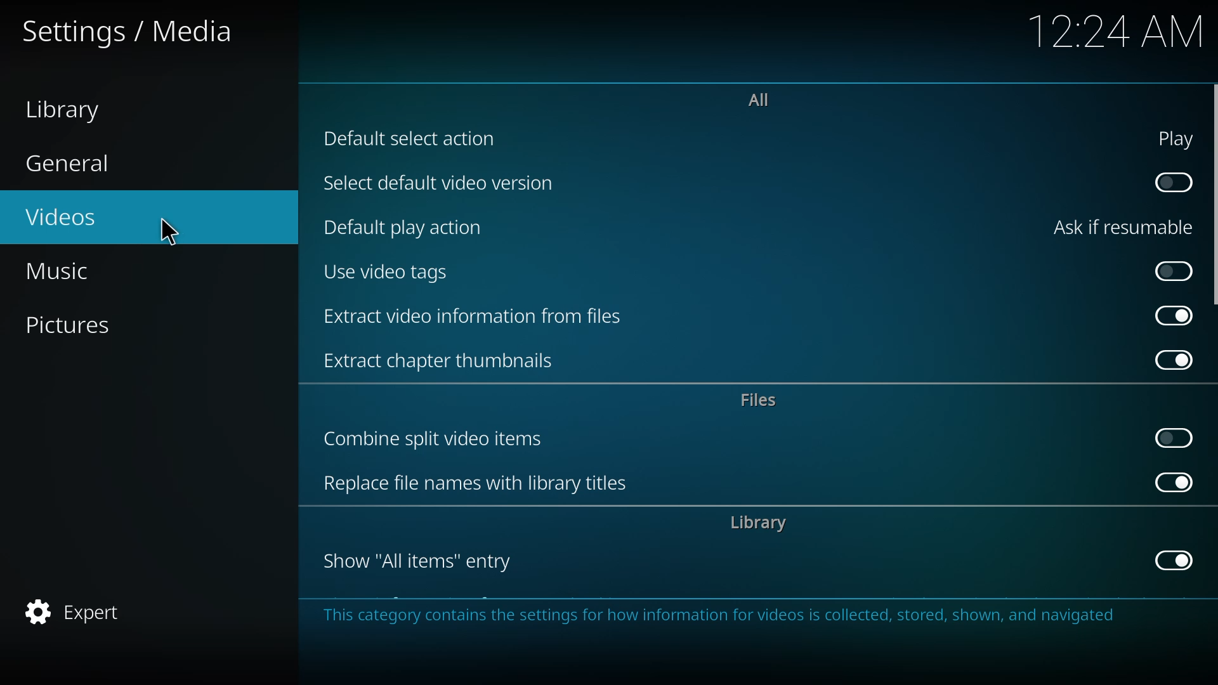  Describe the element at coordinates (476, 315) in the screenshot. I see `extract video info from files` at that location.